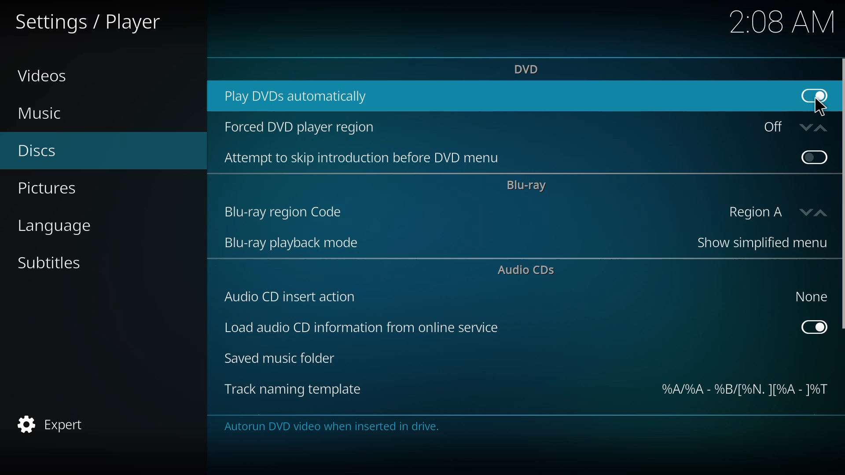 Image resolution: width=845 pixels, height=475 pixels. What do you see at coordinates (819, 106) in the screenshot?
I see `cursor` at bounding box center [819, 106].